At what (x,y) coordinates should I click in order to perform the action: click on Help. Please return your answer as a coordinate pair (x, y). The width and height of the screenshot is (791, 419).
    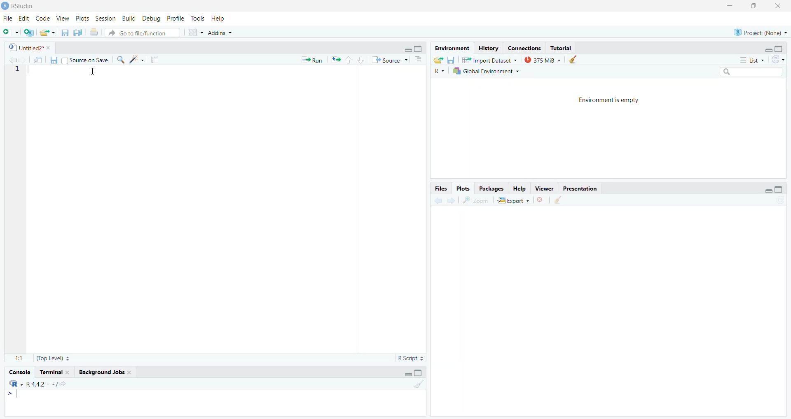
    Looking at the image, I should click on (519, 188).